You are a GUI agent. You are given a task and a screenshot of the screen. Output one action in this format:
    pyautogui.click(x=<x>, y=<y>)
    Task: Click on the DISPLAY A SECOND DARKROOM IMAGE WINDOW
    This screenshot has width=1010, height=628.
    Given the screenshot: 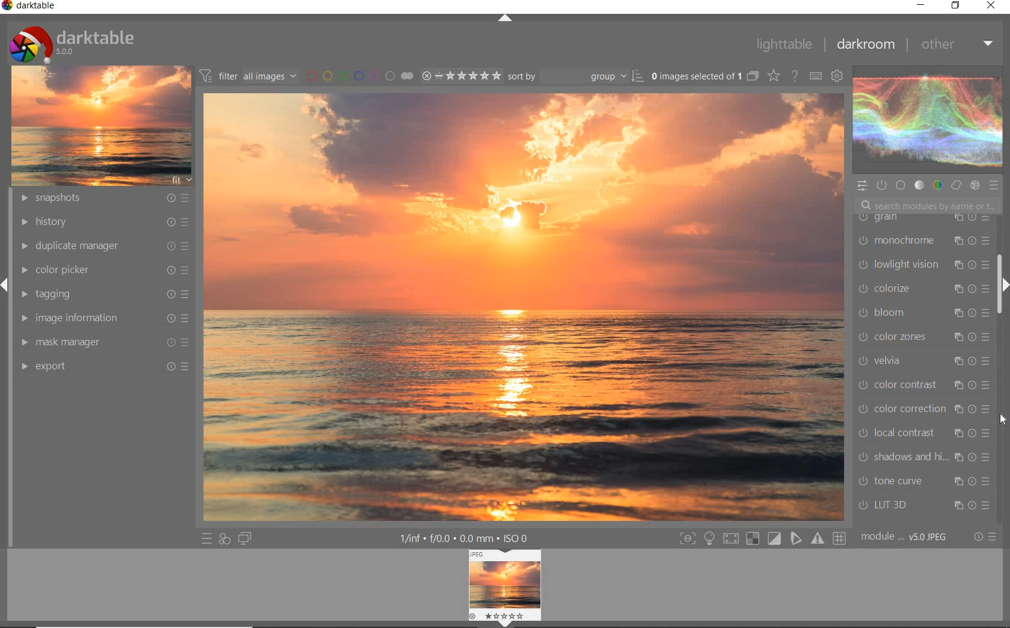 What is the action you would take?
    pyautogui.click(x=245, y=540)
    